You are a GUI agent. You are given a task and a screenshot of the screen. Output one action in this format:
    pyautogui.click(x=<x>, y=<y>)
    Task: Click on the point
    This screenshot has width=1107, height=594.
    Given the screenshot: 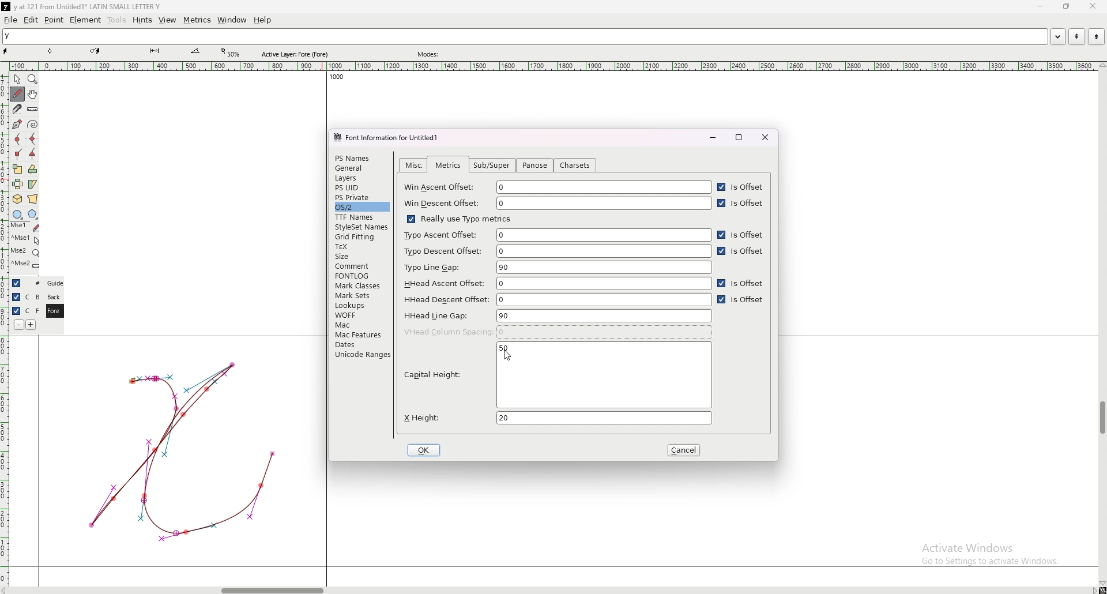 What is the action you would take?
    pyautogui.click(x=54, y=20)
    